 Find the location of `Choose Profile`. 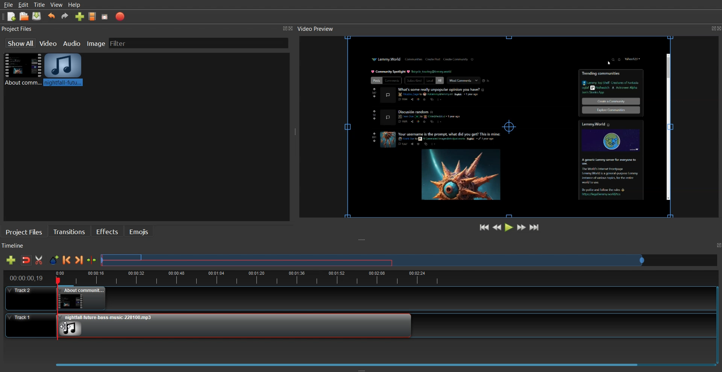

Choose Profile is located at coordinates (93, 16).